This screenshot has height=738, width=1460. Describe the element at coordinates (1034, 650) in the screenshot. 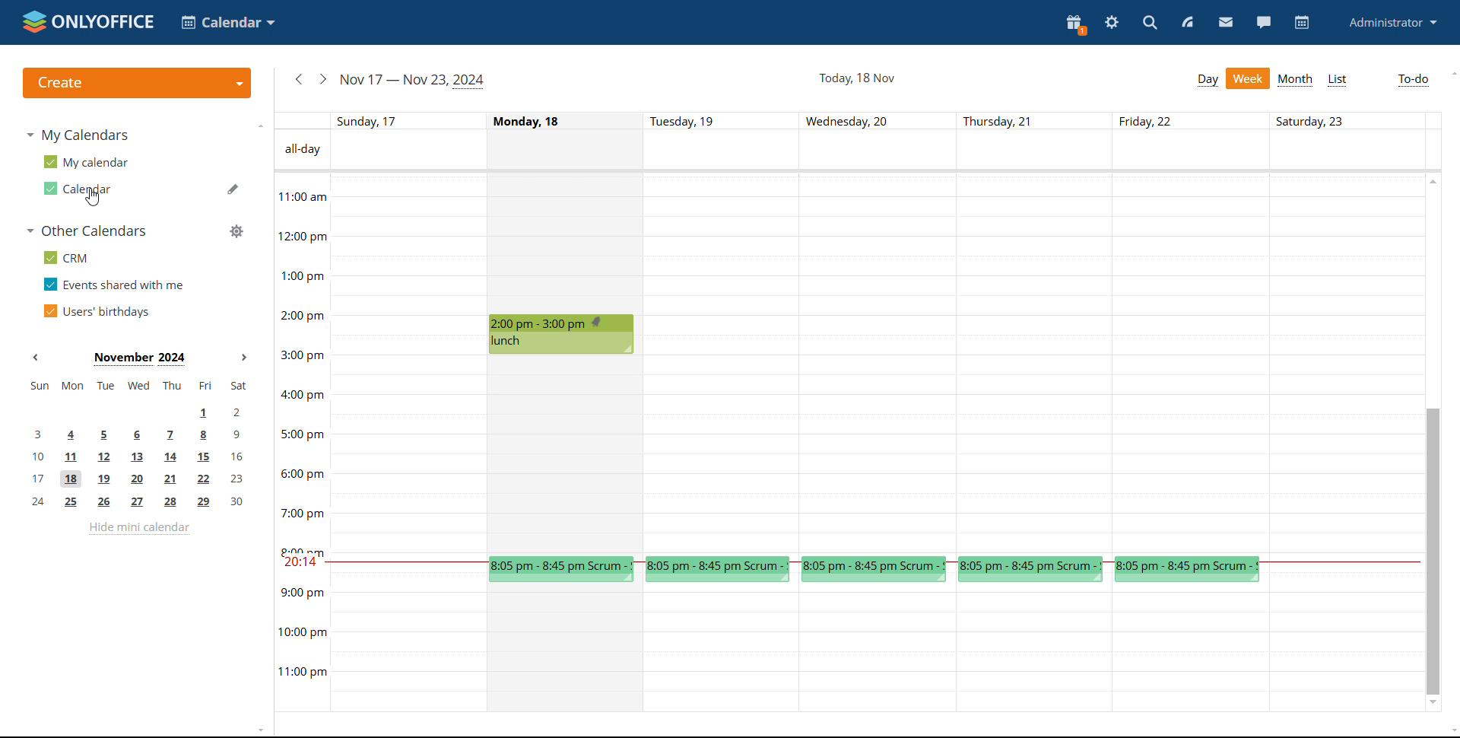

I see `thursday` at that location.